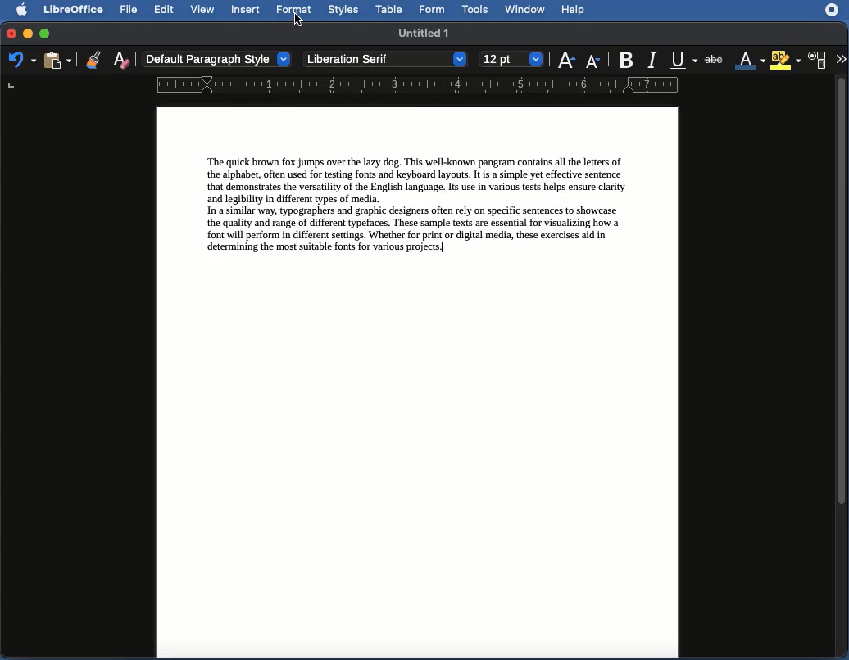 The image size is (849, 660). Describe the element at coordinates (818, 61) in the screenshot. I see `Character` at that location.